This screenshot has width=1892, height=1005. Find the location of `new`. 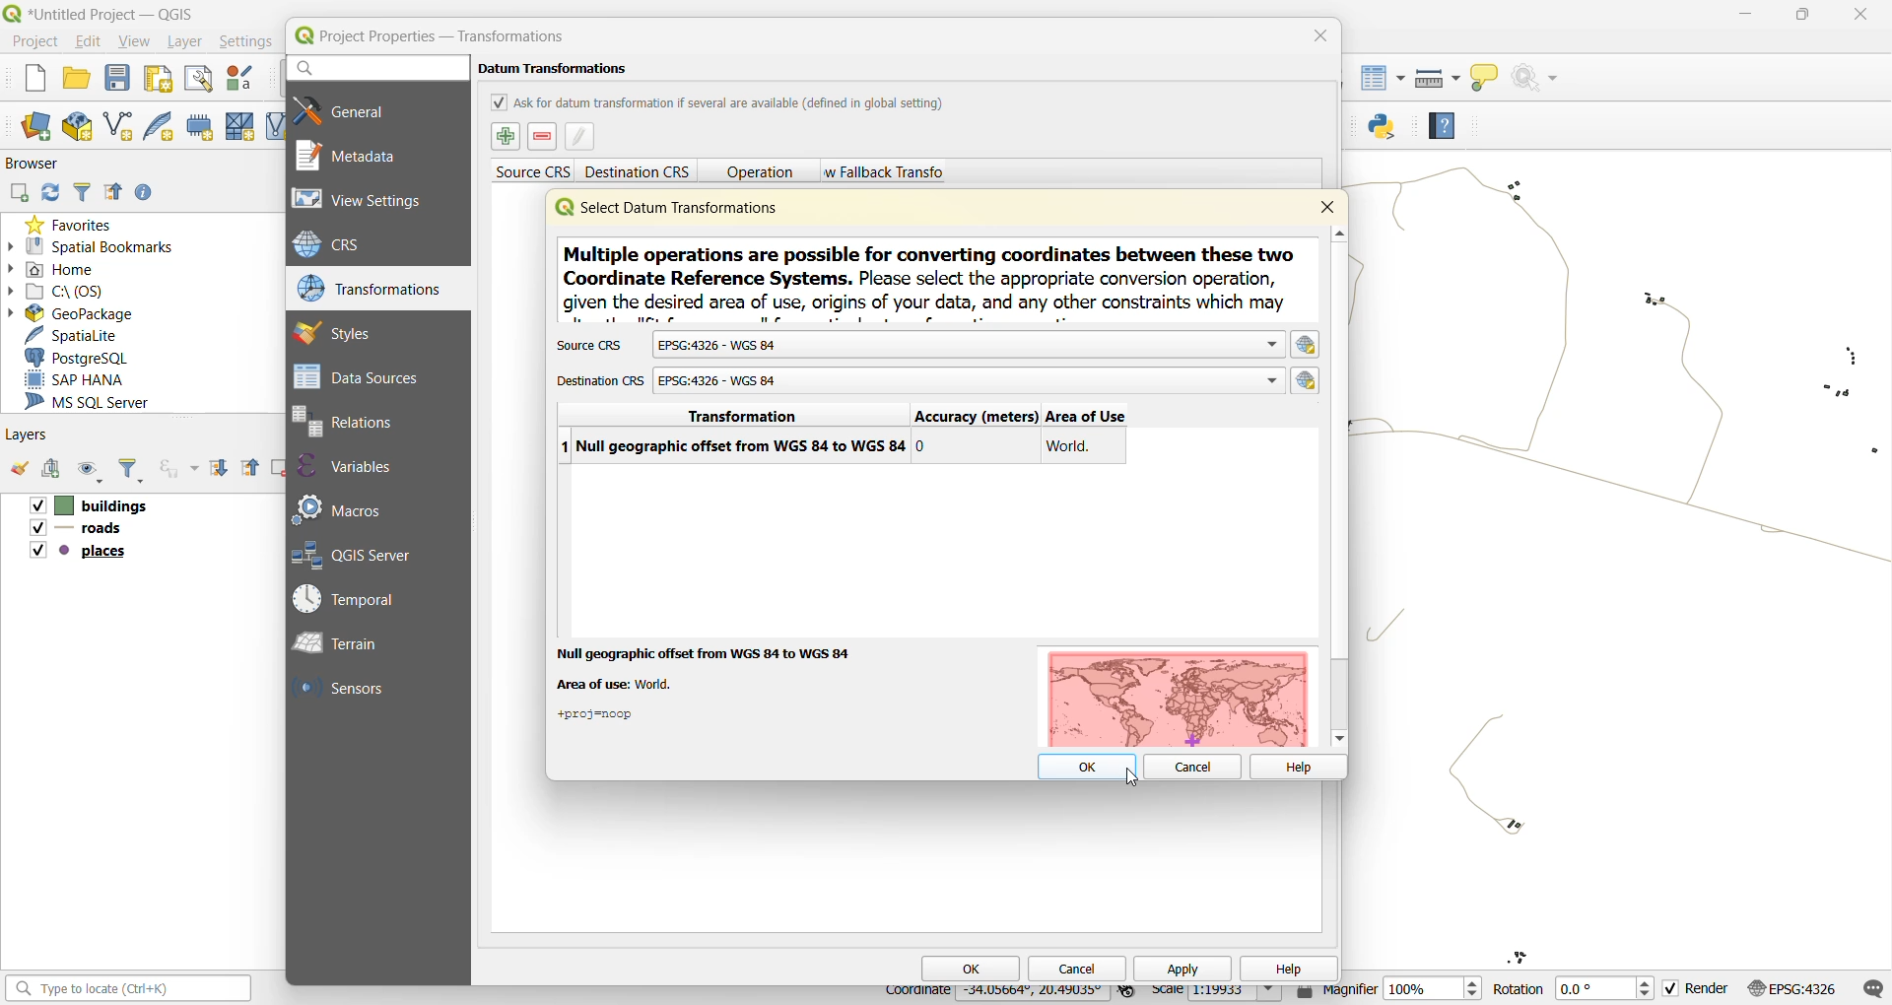

new is located at coordinates (32, 81).